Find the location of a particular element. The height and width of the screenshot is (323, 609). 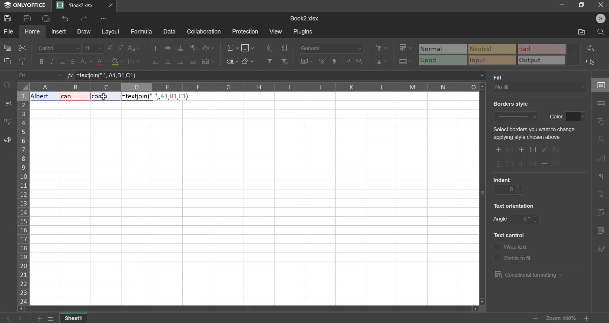

fill type is located at coordinates (540, 87).